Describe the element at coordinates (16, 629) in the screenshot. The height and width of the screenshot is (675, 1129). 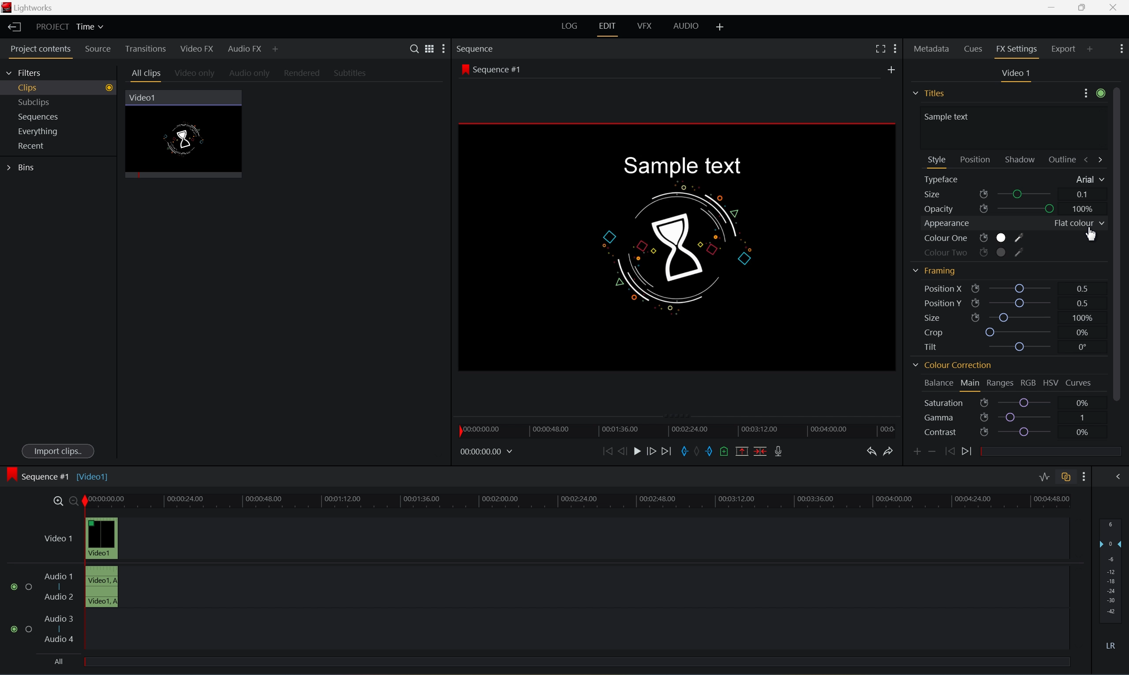
I see `checked checkbox` at that location.